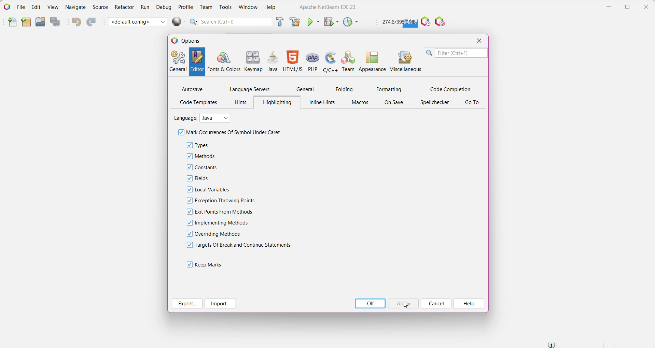  What do you see at coordinates (403, 304) in the screenshot?
I see `Click to Apply the Highlighting updates` at bounding box center [403, 304].